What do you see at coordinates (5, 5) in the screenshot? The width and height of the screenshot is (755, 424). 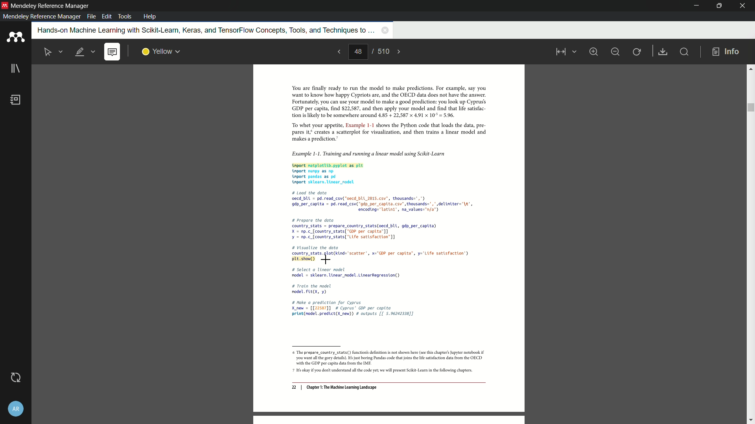 I see `app icon` at bounding box center [5, 5].